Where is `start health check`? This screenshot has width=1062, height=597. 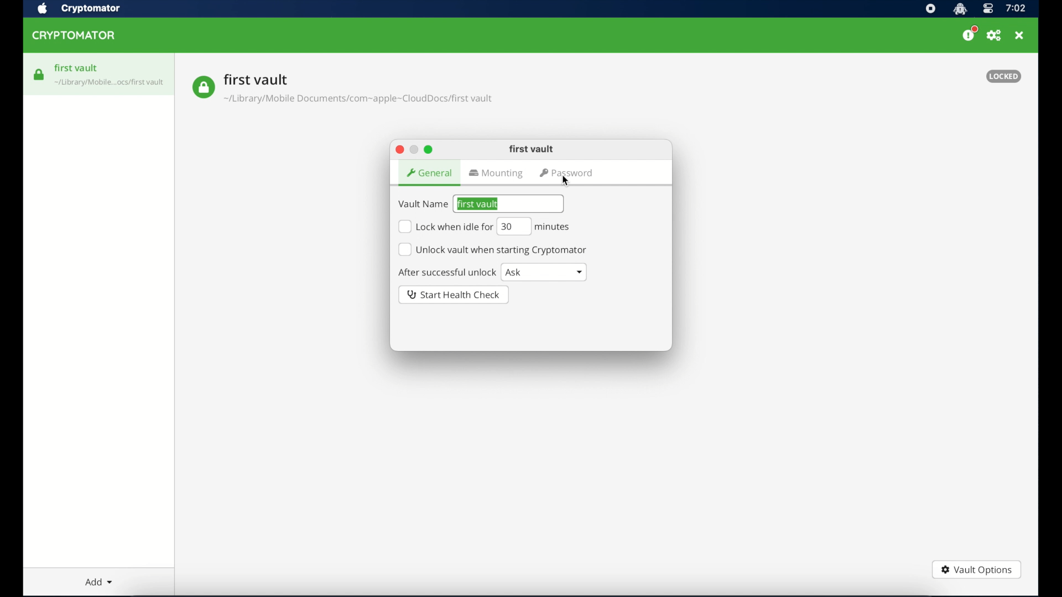
start health check is located at coordinates (455, 295).